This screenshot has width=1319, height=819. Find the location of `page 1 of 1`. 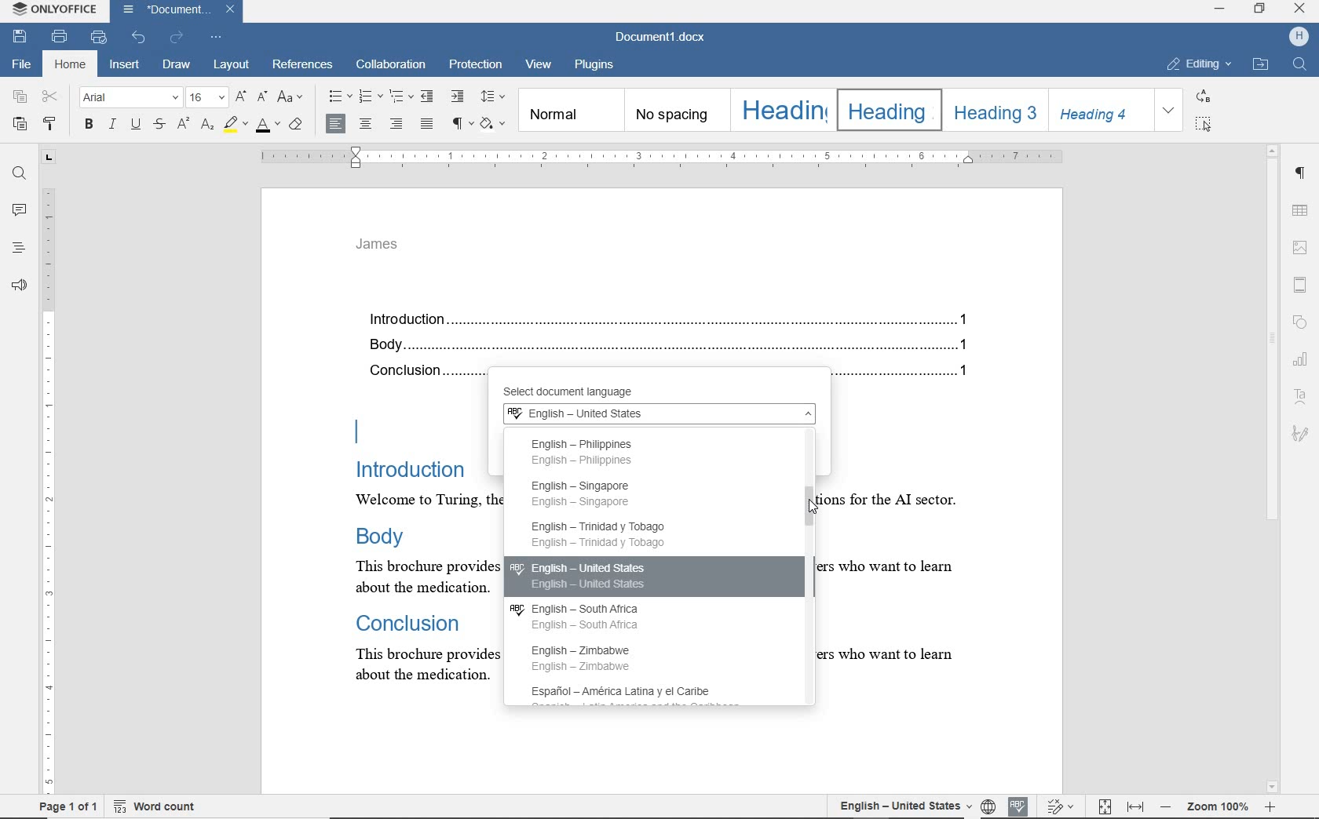

page 1 of 1 is located at coordinates (66, 808).